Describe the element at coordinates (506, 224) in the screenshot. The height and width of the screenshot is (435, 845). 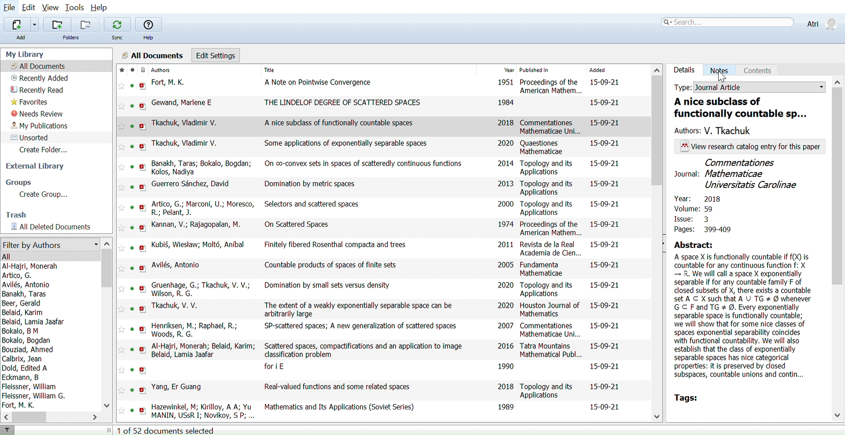
I see `1974` at that location.